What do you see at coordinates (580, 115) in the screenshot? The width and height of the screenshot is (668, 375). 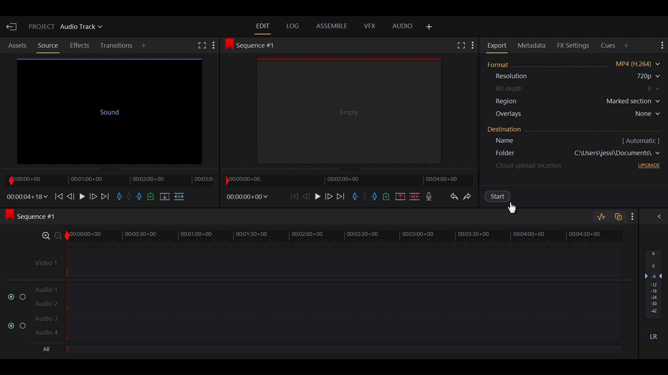 I see `Overlays` at bounding box center [580, 115].